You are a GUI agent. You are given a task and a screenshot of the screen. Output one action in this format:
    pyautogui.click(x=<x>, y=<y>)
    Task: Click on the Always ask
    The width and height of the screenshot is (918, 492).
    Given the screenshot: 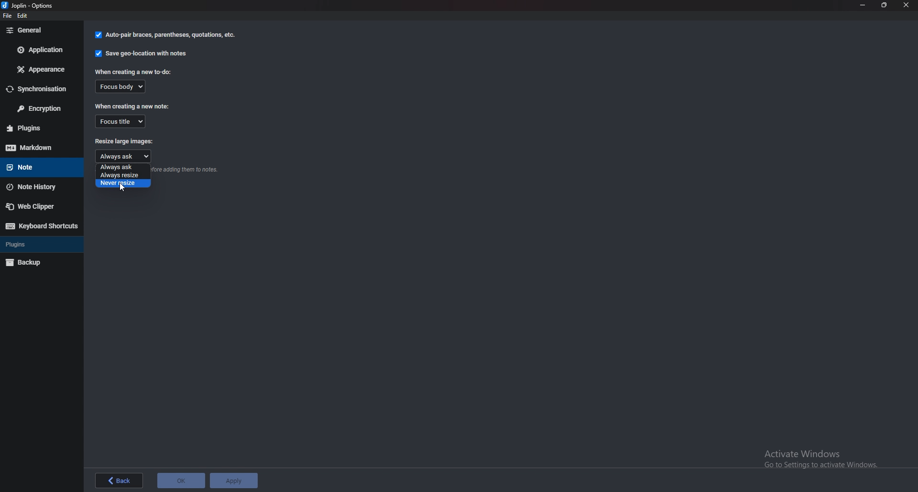 What is the action you would take?
    pyautogui.click(x=121, y=156)
    